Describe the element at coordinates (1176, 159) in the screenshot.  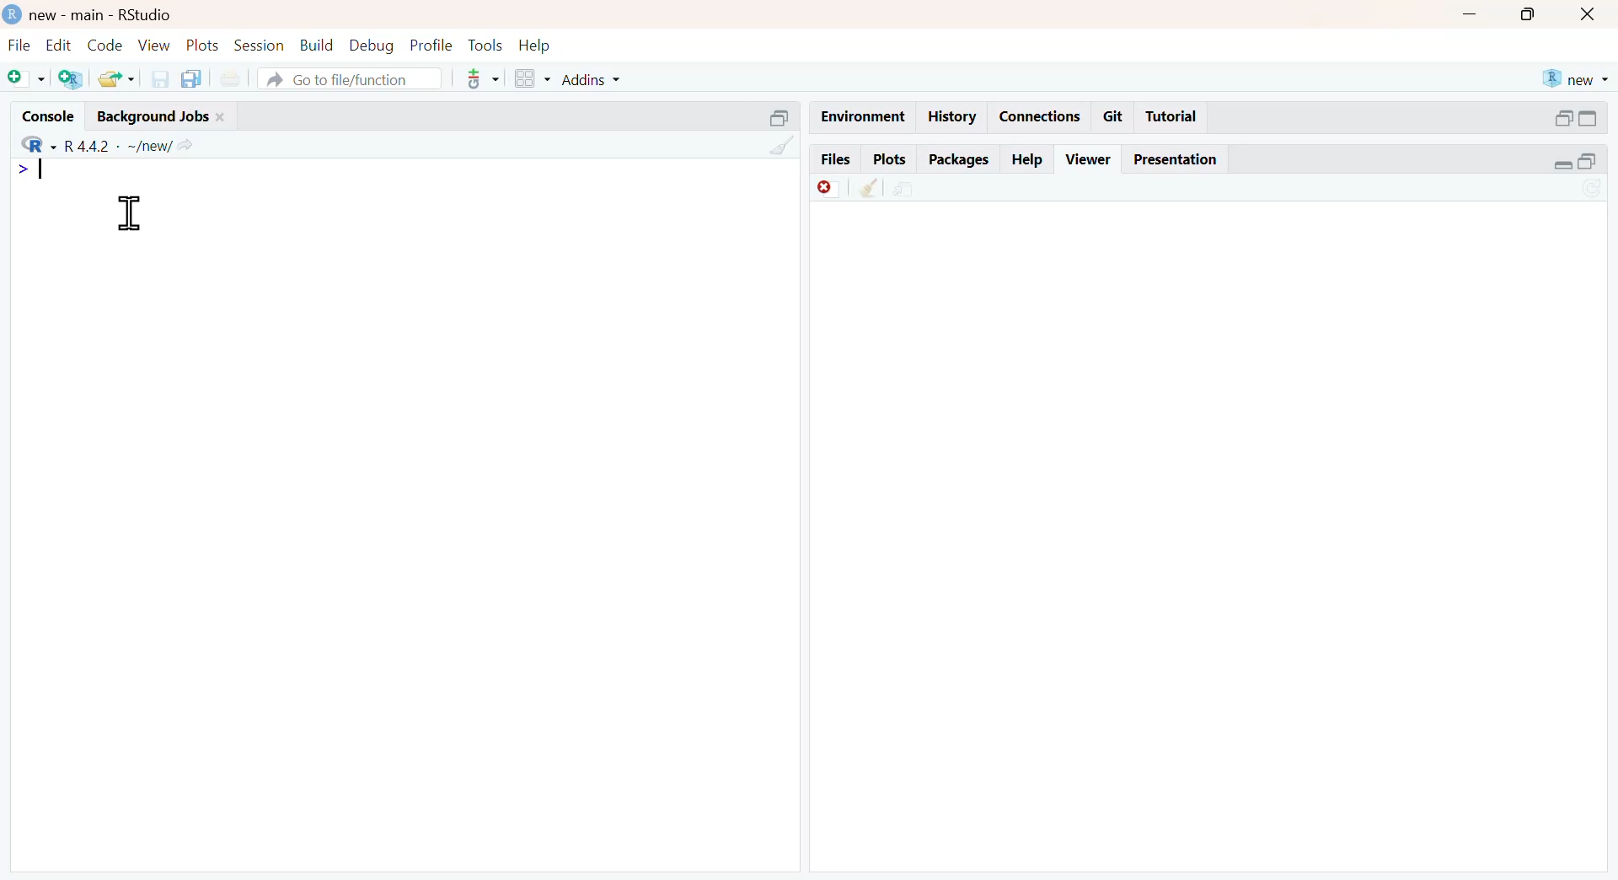
I see `Presentation ` at that location.